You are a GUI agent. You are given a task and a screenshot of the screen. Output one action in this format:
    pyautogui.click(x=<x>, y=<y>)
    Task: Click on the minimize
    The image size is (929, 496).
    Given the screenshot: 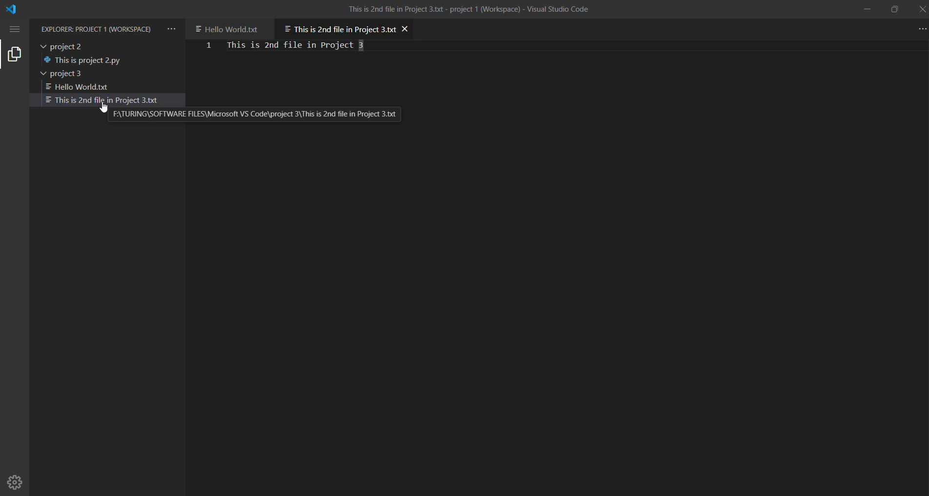 What is the action you would take?
    pyautogui.click(x=868, y=9)
    